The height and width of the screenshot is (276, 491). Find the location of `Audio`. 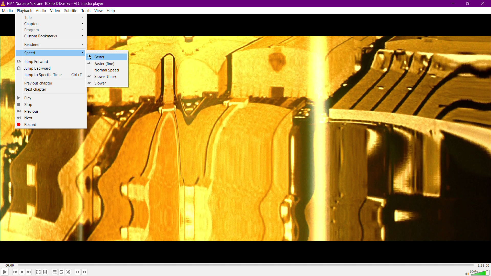

Audio is located at coordinates (42, 10).